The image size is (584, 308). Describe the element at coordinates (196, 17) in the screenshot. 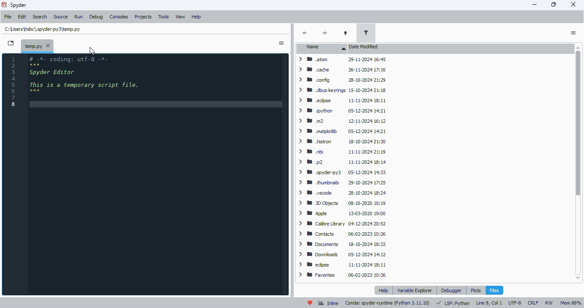

I see `help` at that location.